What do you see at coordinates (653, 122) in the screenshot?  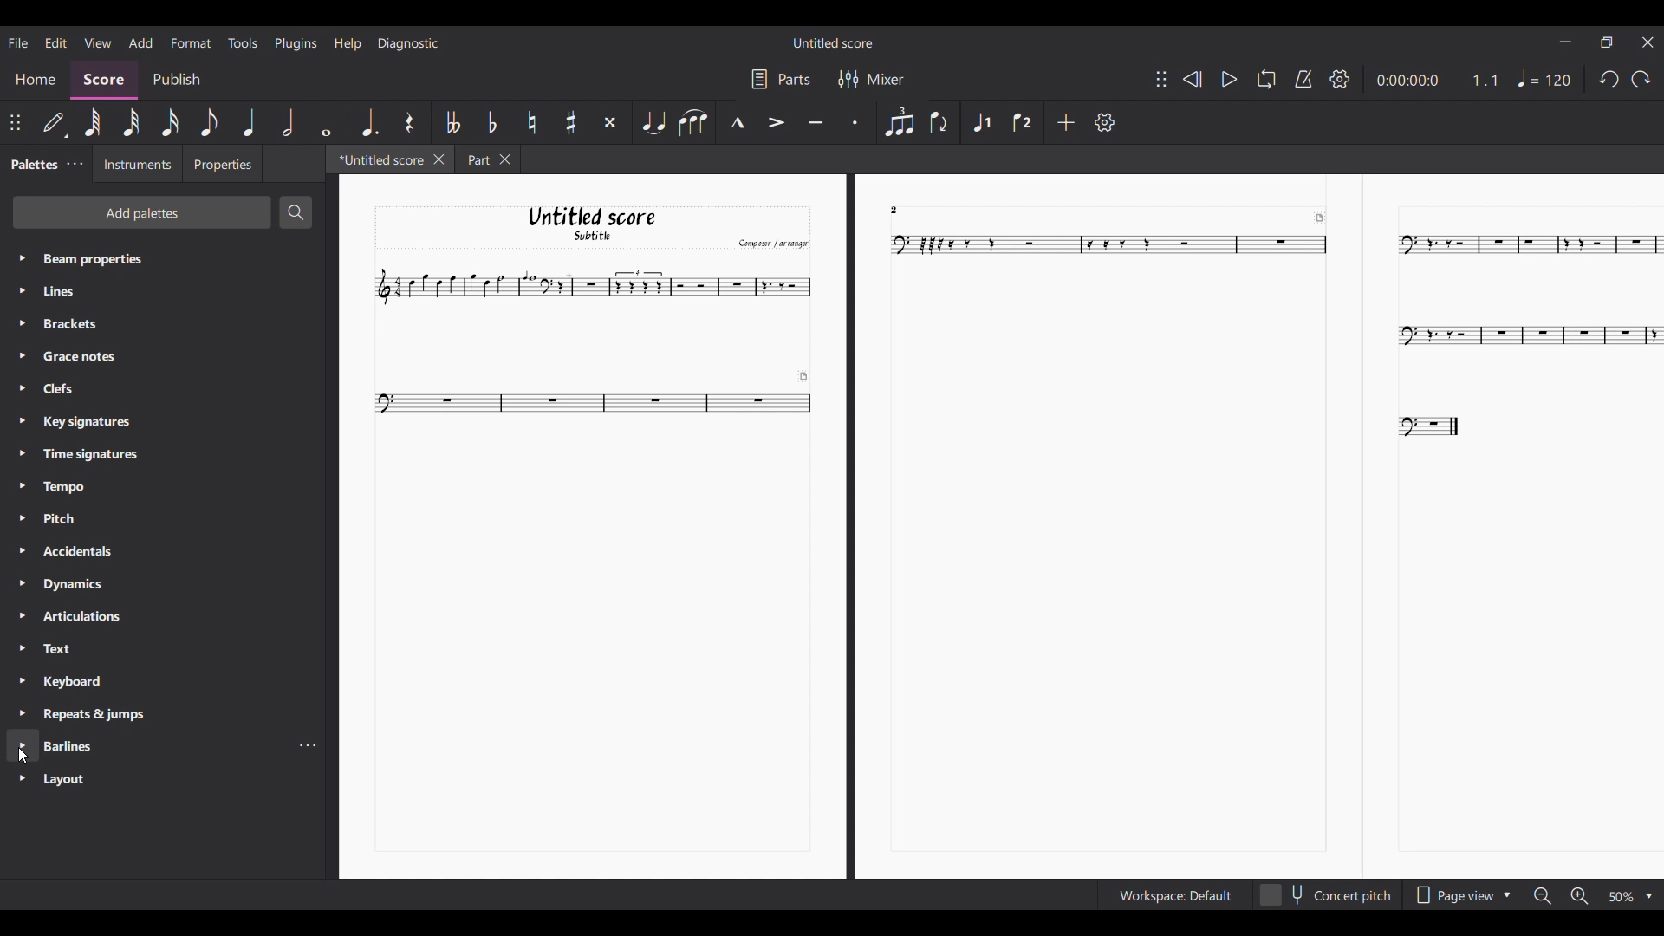 I see `Tie` at bounding box center [653, 122].